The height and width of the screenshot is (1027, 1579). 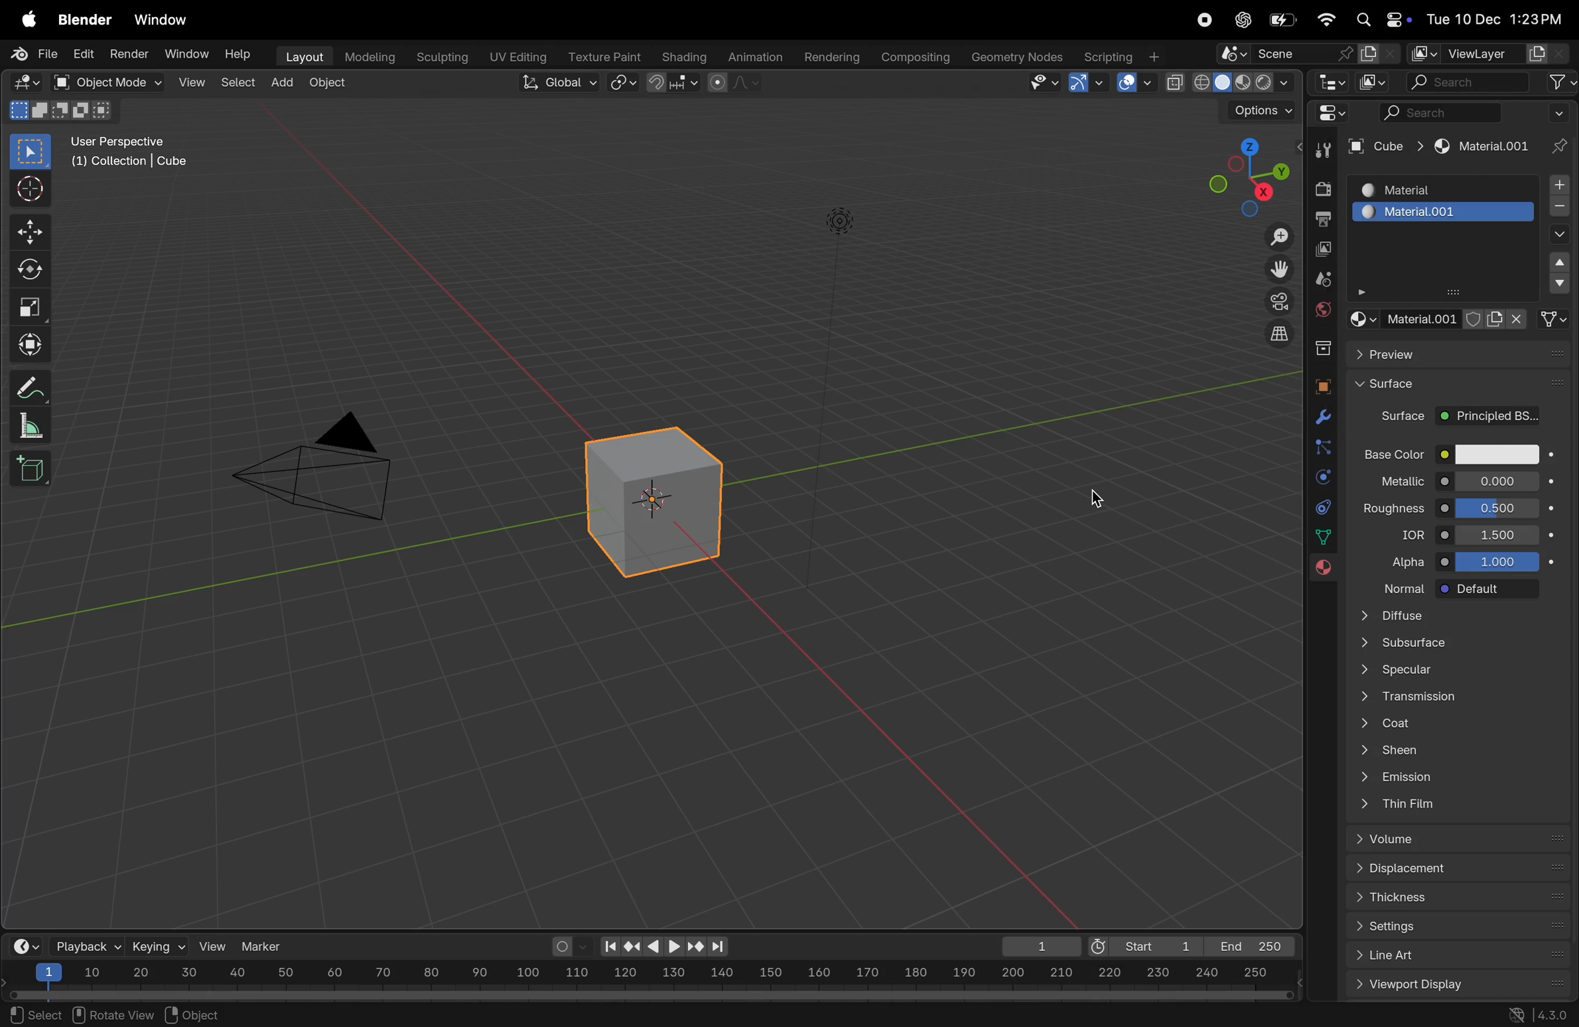 I want to click on add, so click(x=283, y=79).